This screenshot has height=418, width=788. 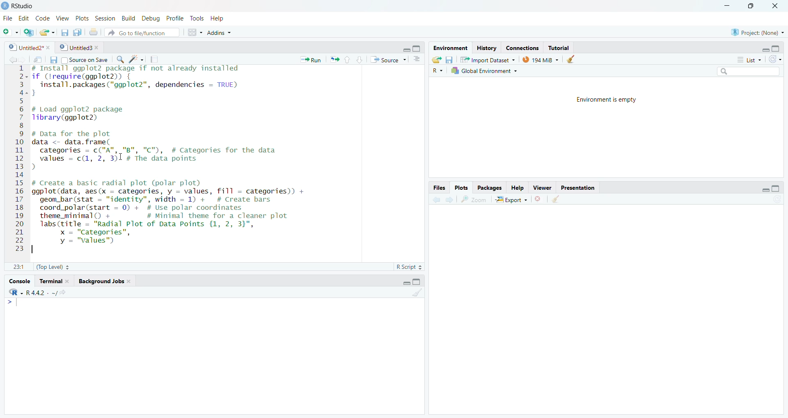 What do you see at coordinates (120, 59) in the screenshot?
I see `search` at bounding box center [120, 59].